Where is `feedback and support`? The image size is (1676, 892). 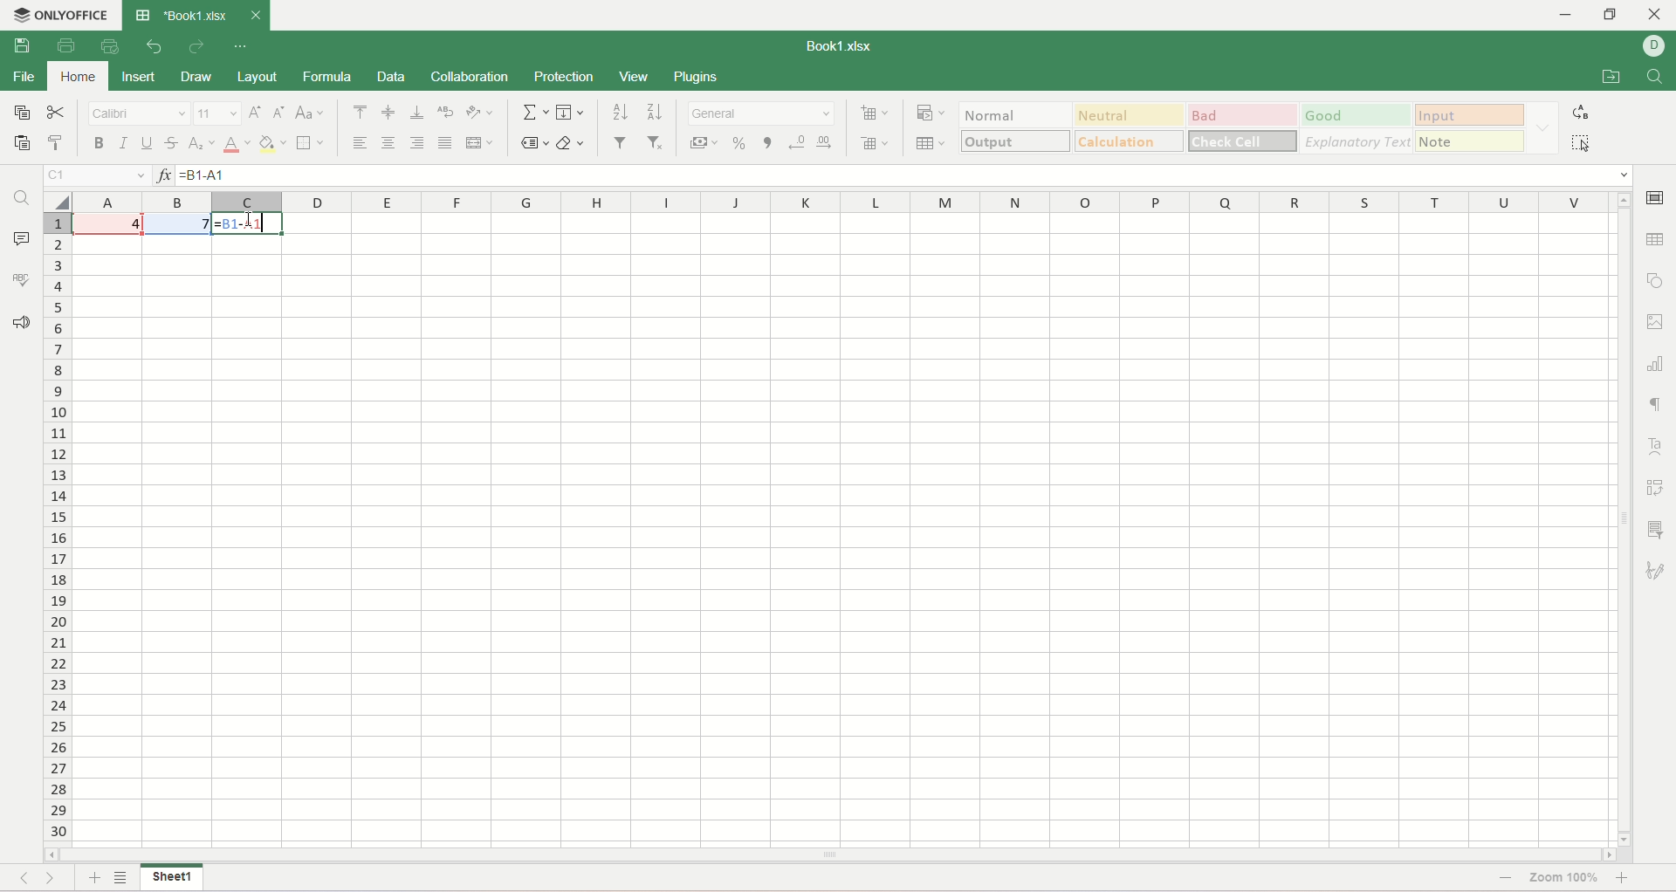
feedback and support is located at coordinates (21, 326).